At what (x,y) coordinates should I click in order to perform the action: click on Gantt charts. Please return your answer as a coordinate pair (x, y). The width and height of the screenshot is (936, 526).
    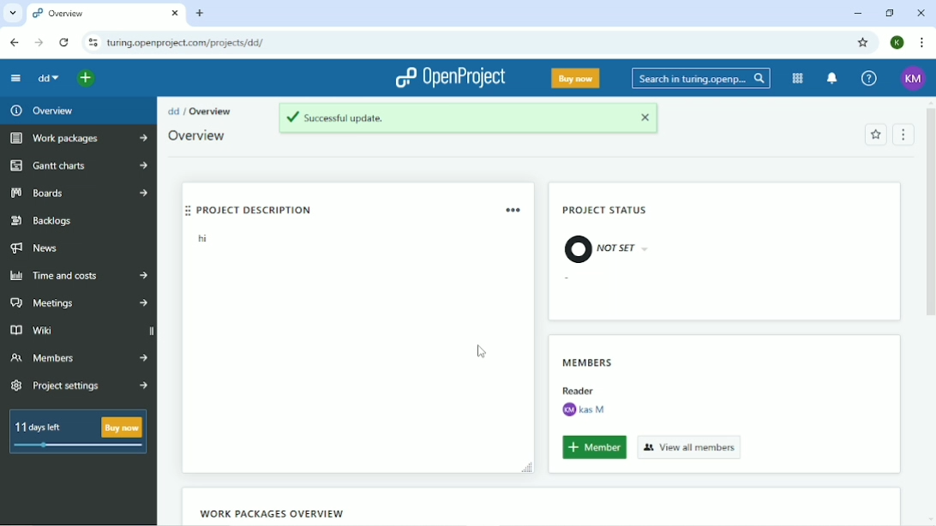
    Looking at the image, I should click on (77, 166).